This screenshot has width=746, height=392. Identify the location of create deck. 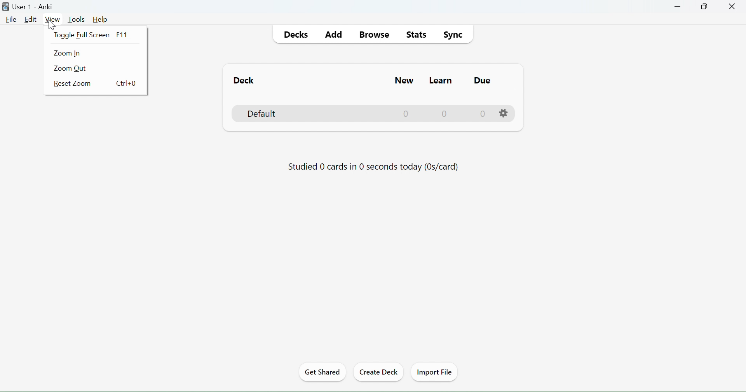
(379, 371).